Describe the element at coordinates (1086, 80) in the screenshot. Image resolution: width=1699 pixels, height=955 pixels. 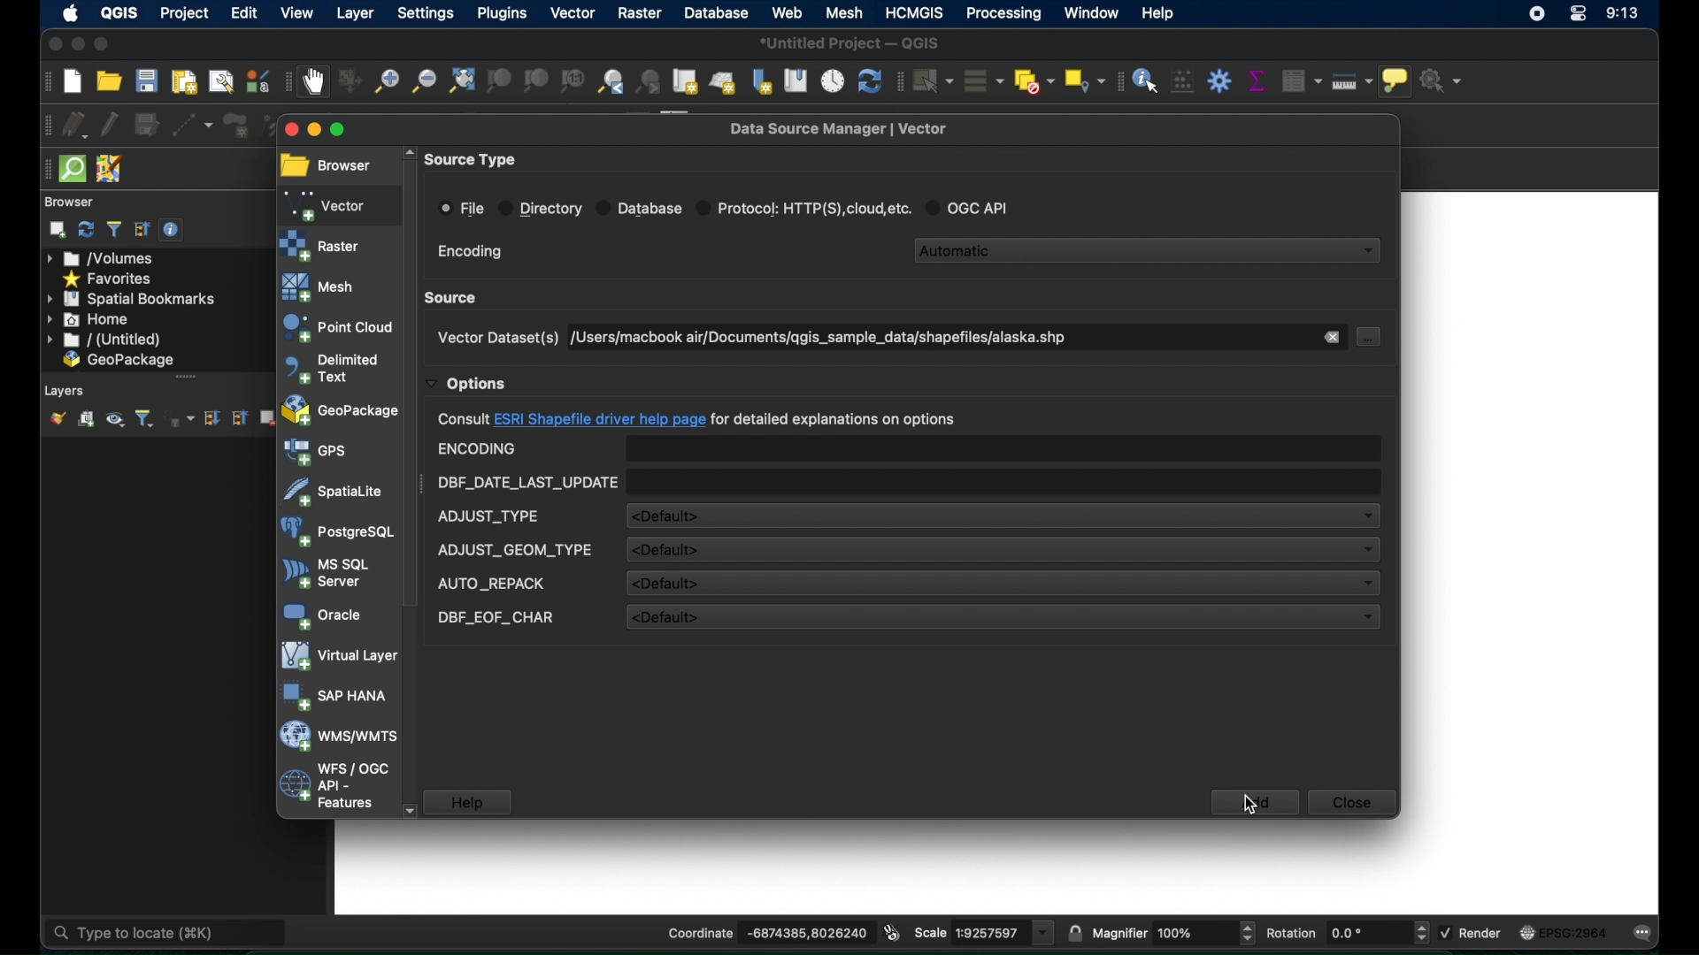
I see `select by location` at that location.